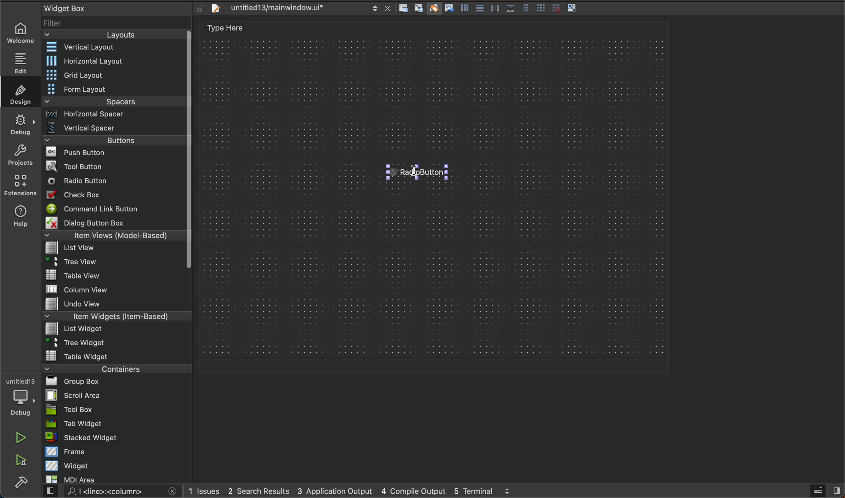 The image size is (845, 498). Describe the element at coordinates (107, 8) in the screenshot. I see `widget box` at that location.